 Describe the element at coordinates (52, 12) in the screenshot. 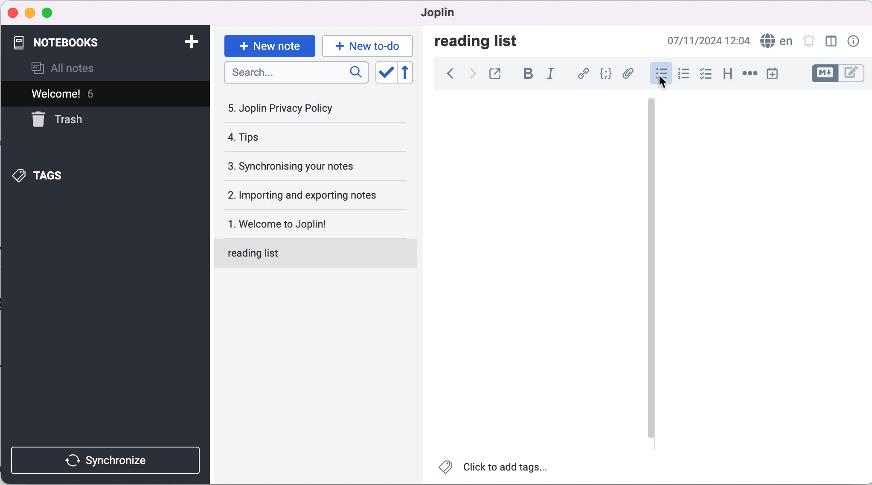

I see `maximize` at that location.